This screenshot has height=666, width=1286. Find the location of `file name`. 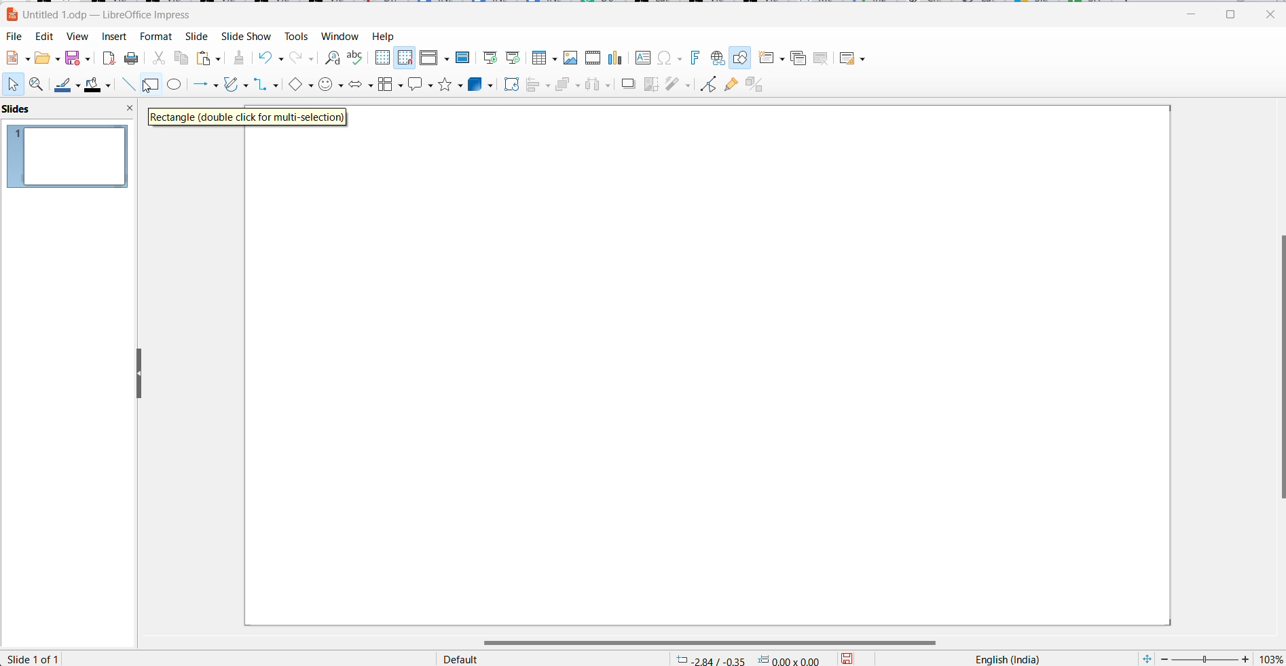

file name is located at coordinates (99, 14).